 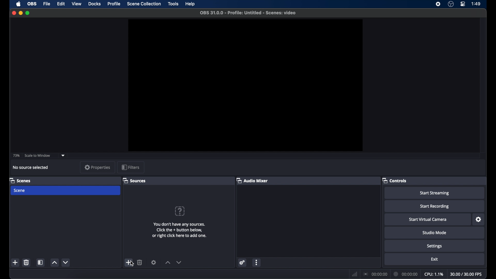 I want to click on controls, so click(x=394, y=181).